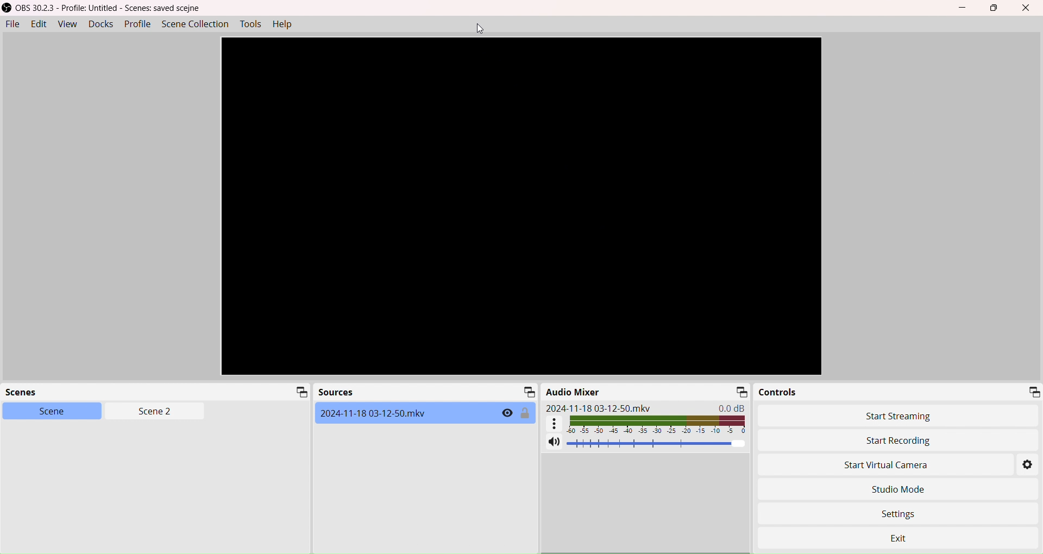 The image size is (1043, 554). Describe the element at coordinates (521, 206) in the screenshot. I see `Video preview` at that location.